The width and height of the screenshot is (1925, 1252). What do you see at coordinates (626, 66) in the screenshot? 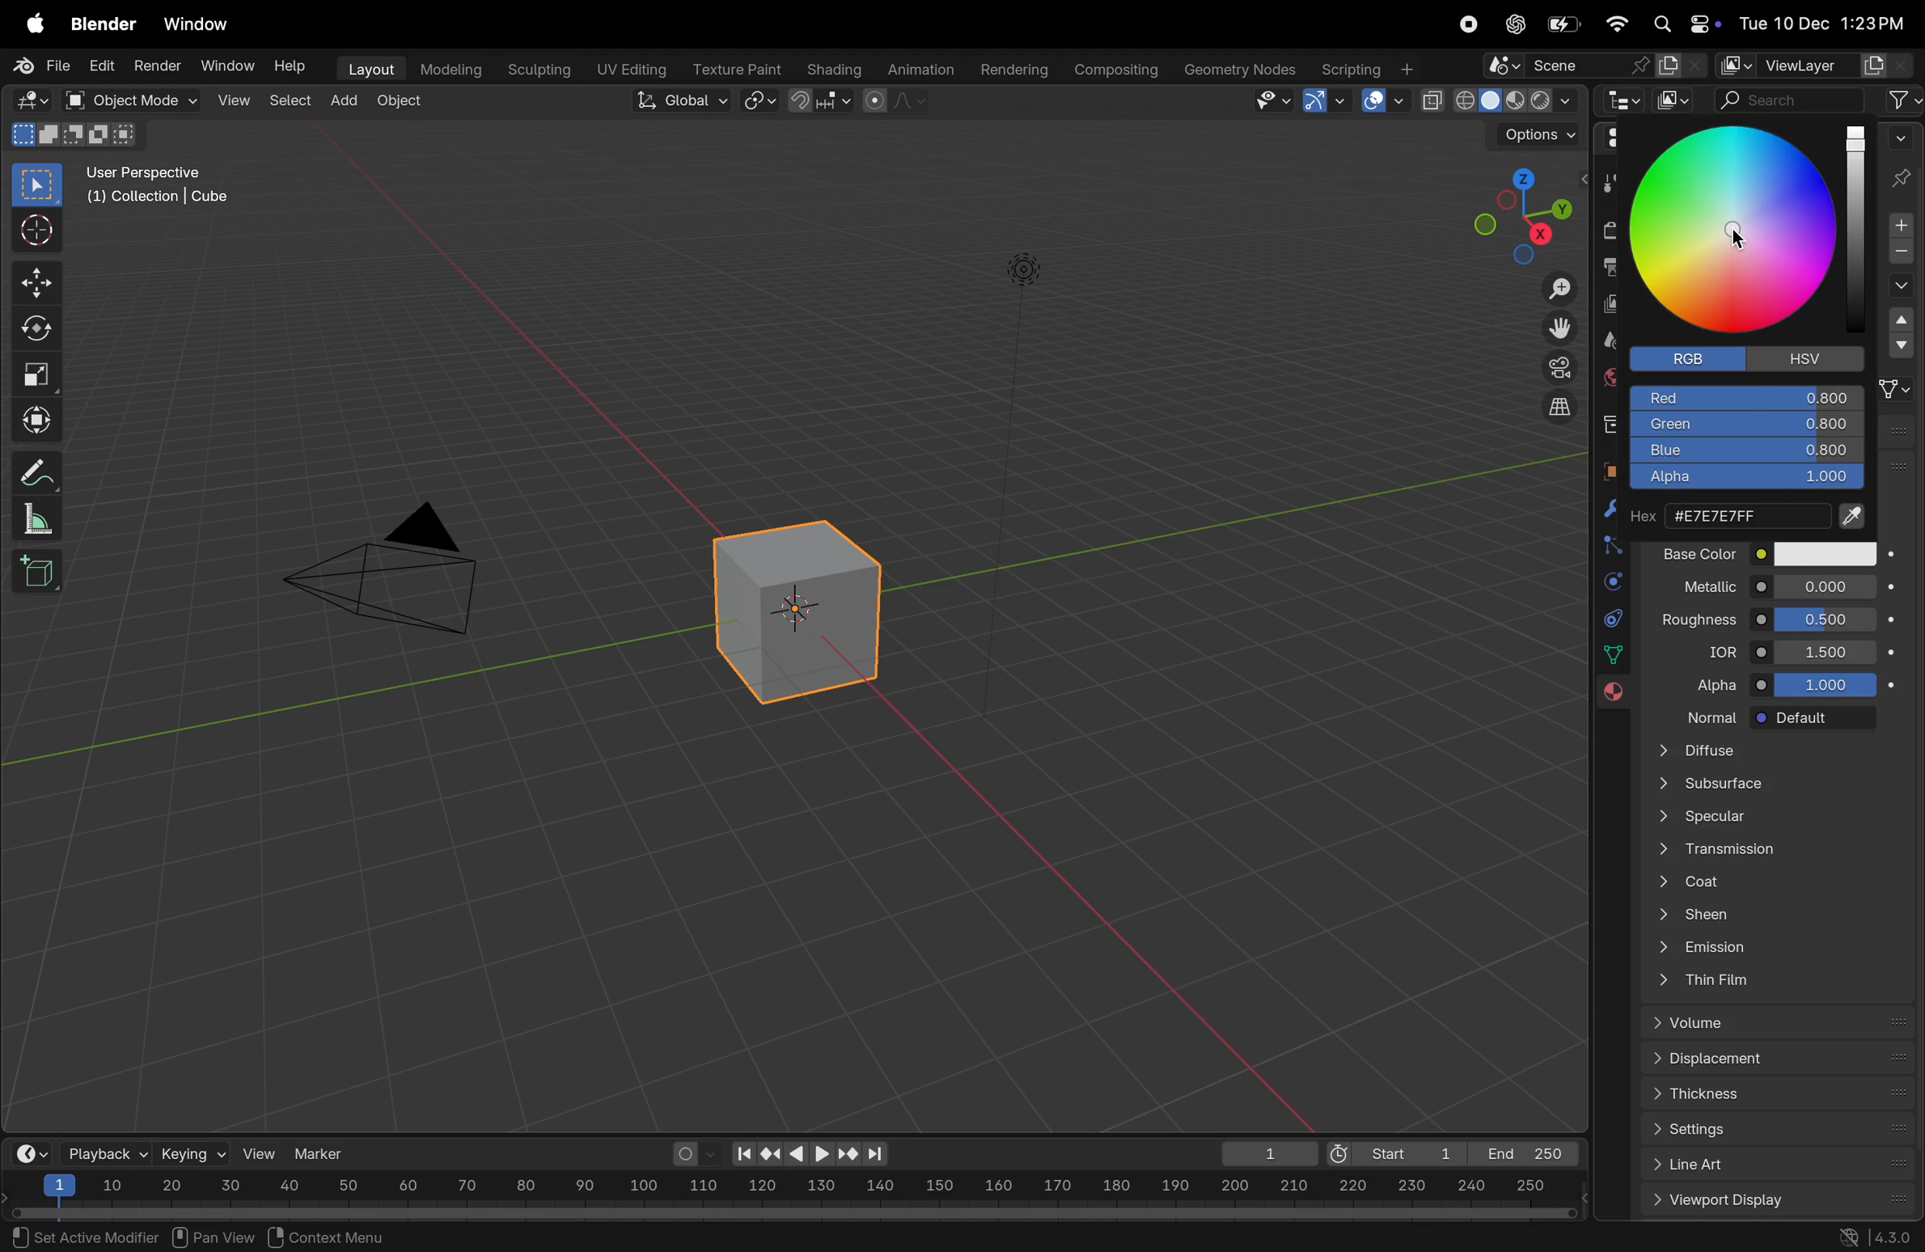
I see `Uv editing` at bounding box center [626, 66].